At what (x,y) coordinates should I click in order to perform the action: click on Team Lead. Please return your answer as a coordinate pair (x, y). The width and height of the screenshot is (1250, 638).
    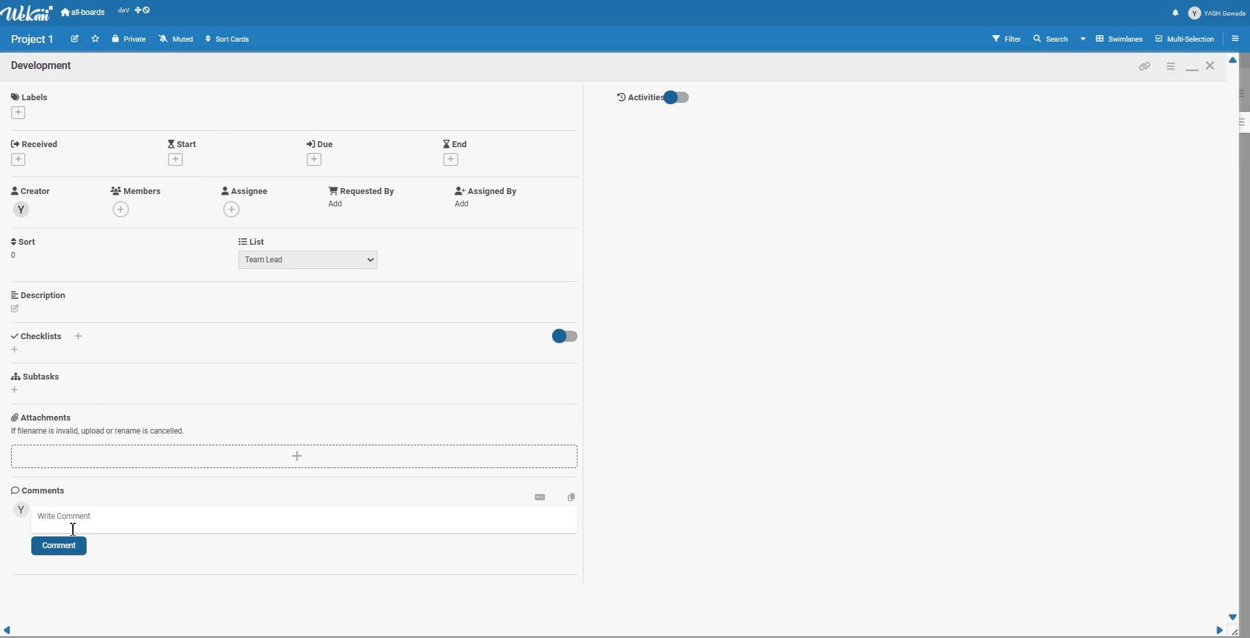
    Looking at the image, I should click on (309, 259).